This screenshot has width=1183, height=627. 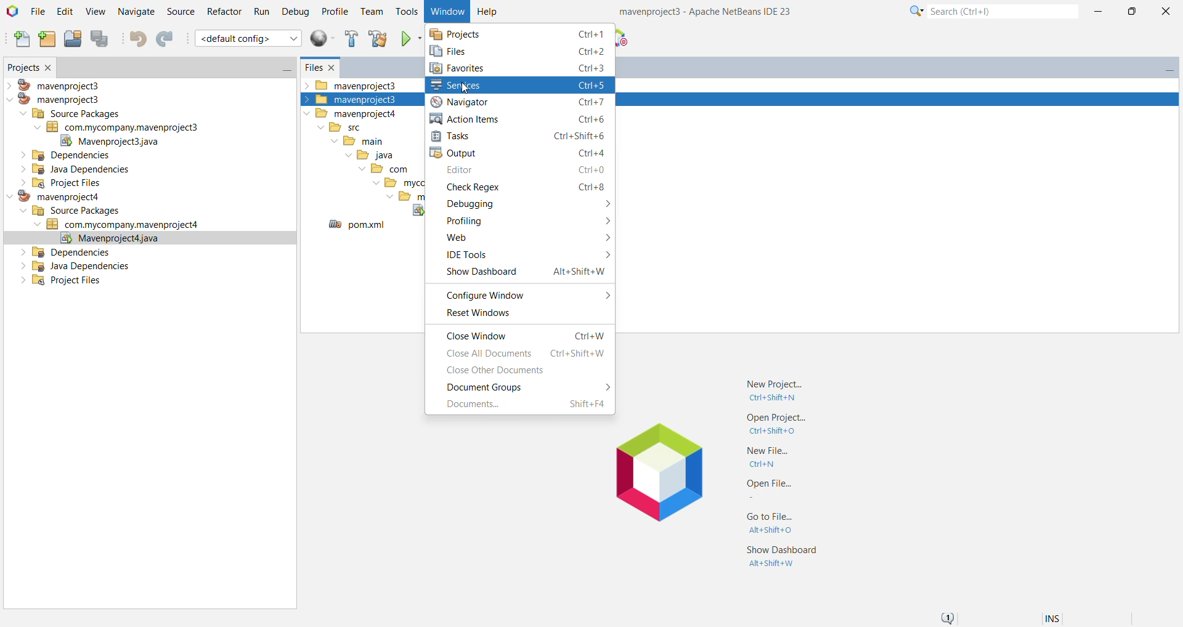 I want to click on , so click(x=325, y=39).